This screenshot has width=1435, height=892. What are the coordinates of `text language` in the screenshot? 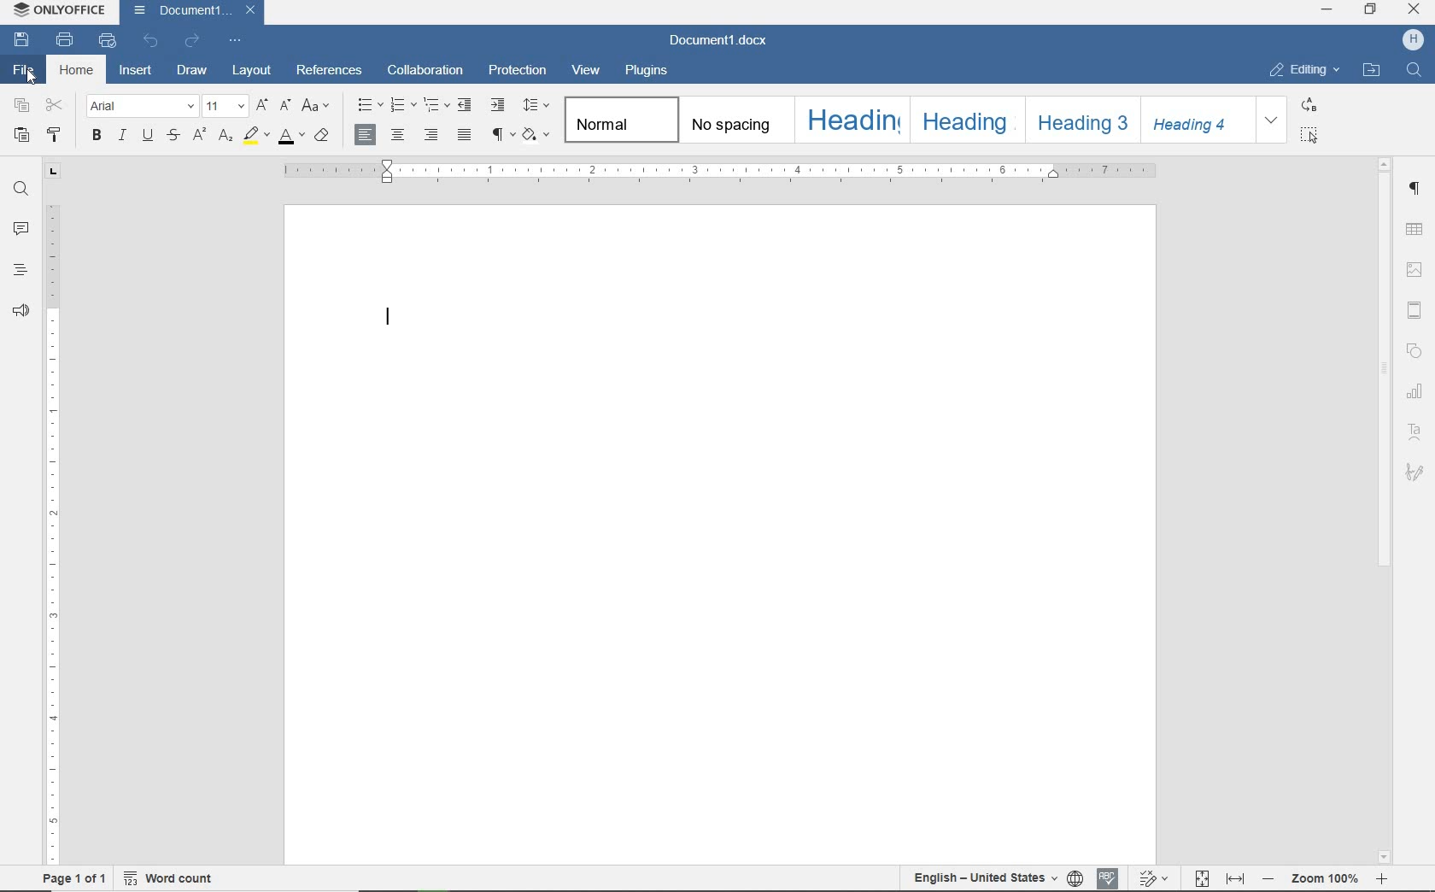 It's located at (983, 876).